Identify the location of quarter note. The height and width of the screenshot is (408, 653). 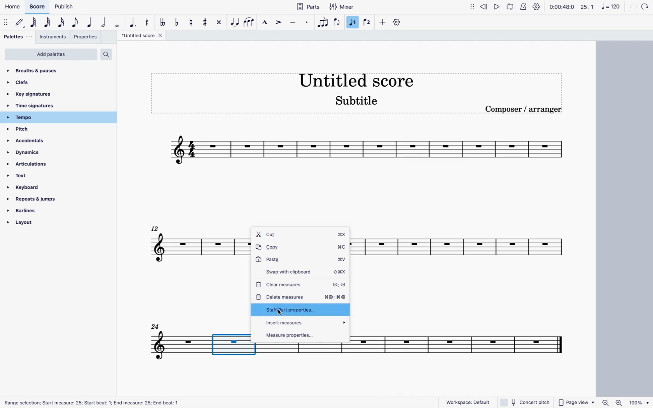
(90, 23).